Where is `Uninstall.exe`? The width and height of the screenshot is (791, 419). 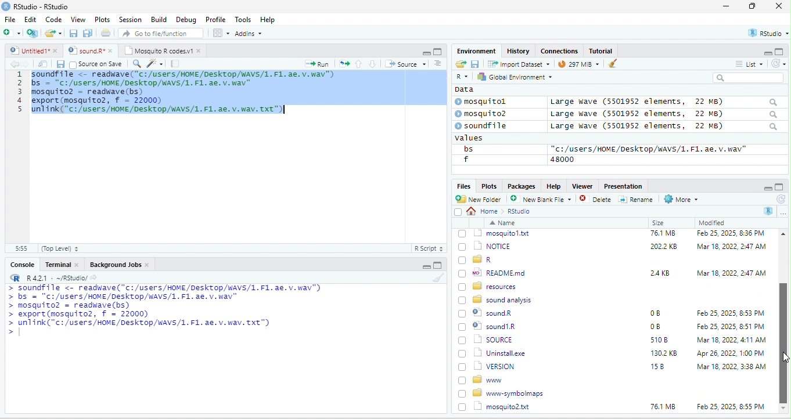
Uninstall.exe is located at coordinates (493, 408).